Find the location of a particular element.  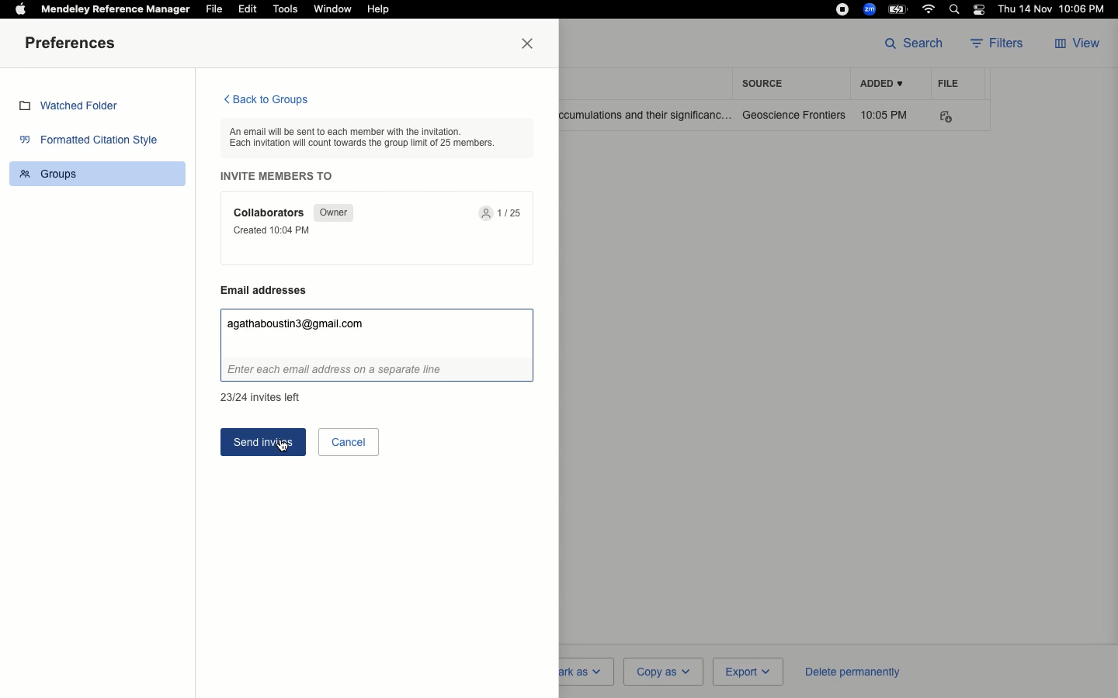

Export is located at coordinates (746, 672).